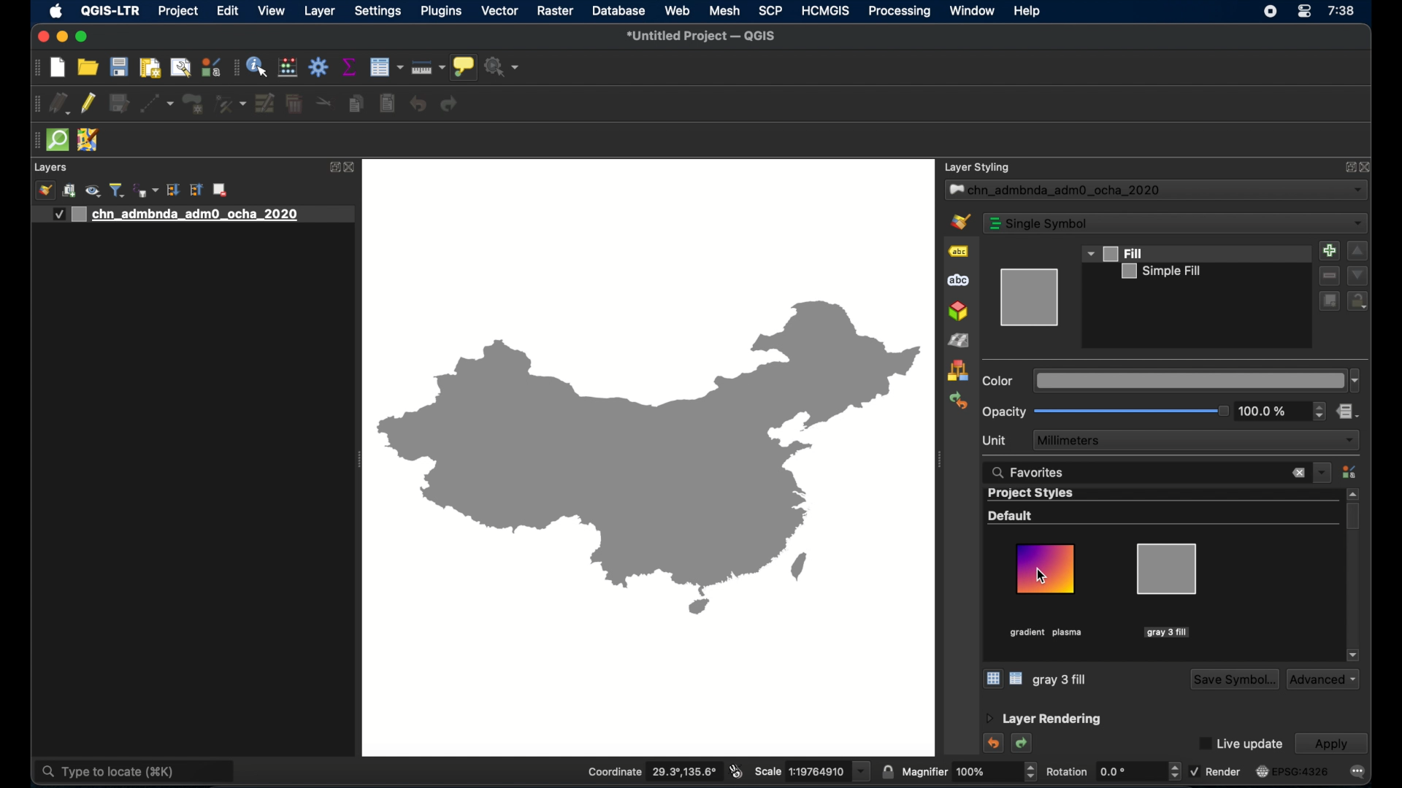  What do you see at coordinates (88, 66) in the screenshot?
I see `open` at bounding box center [88, 66].